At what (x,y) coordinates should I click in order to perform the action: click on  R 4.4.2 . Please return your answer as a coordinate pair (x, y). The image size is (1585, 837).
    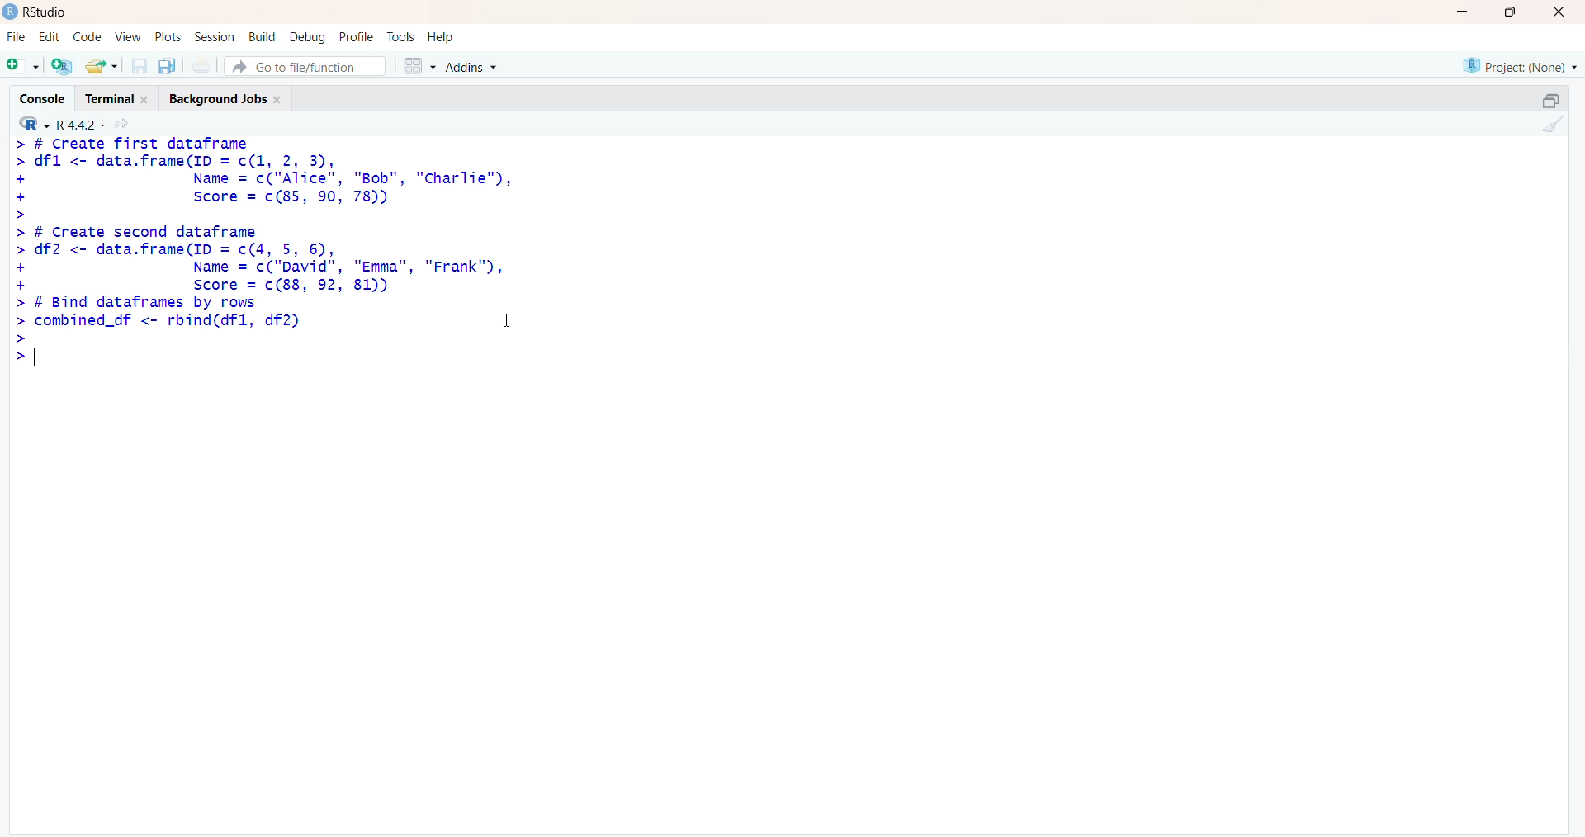
    Looking at the image, I should click on (59, 122).